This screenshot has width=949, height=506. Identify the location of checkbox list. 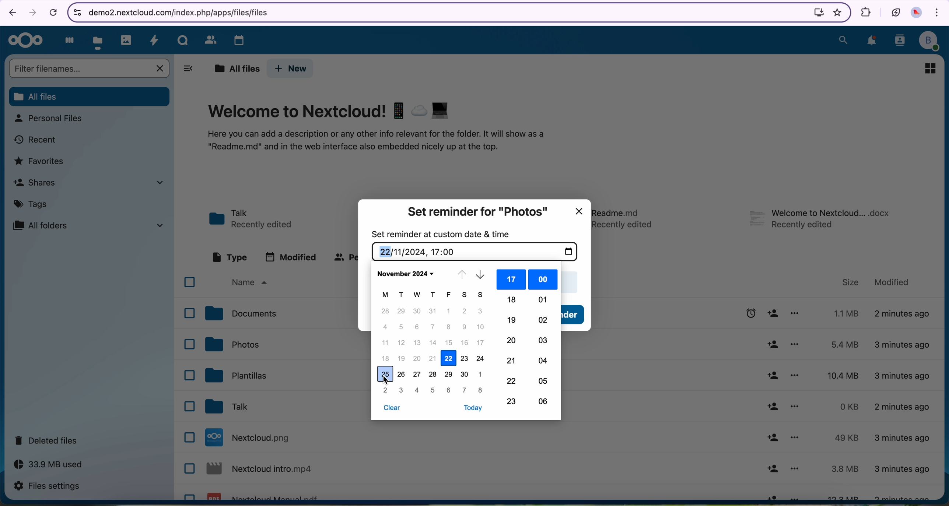
(187, 386).